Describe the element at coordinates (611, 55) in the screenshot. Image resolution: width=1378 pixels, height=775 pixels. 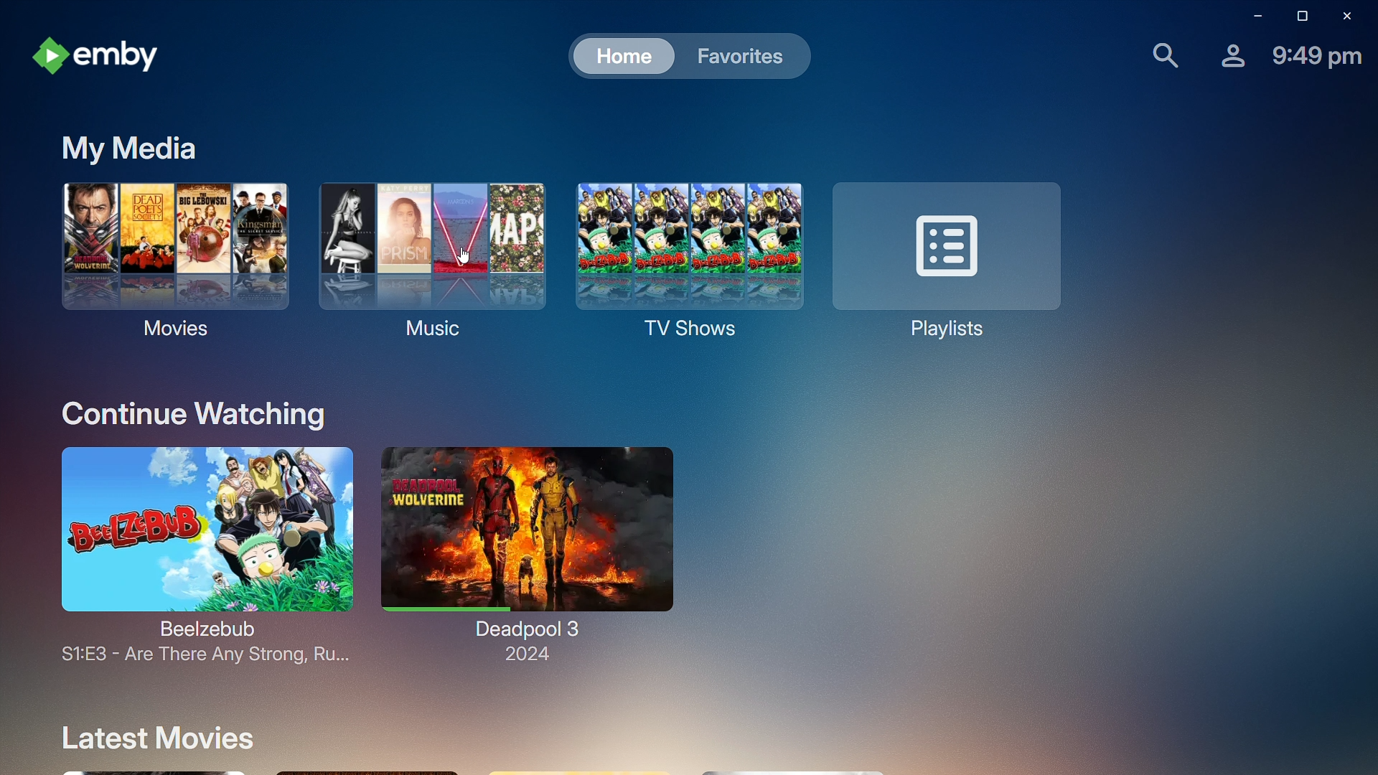
I see `Home` at that location.